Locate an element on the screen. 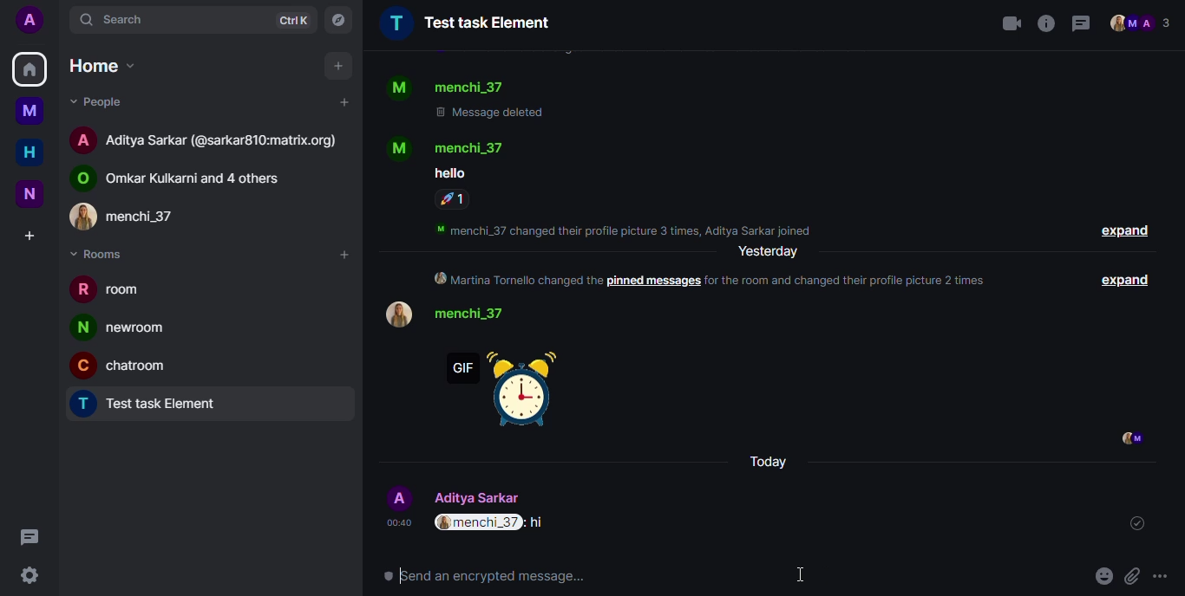 Image resolution: width=1185 pixels, height=596 pixels. expand is located at coordinates (1128, 230).